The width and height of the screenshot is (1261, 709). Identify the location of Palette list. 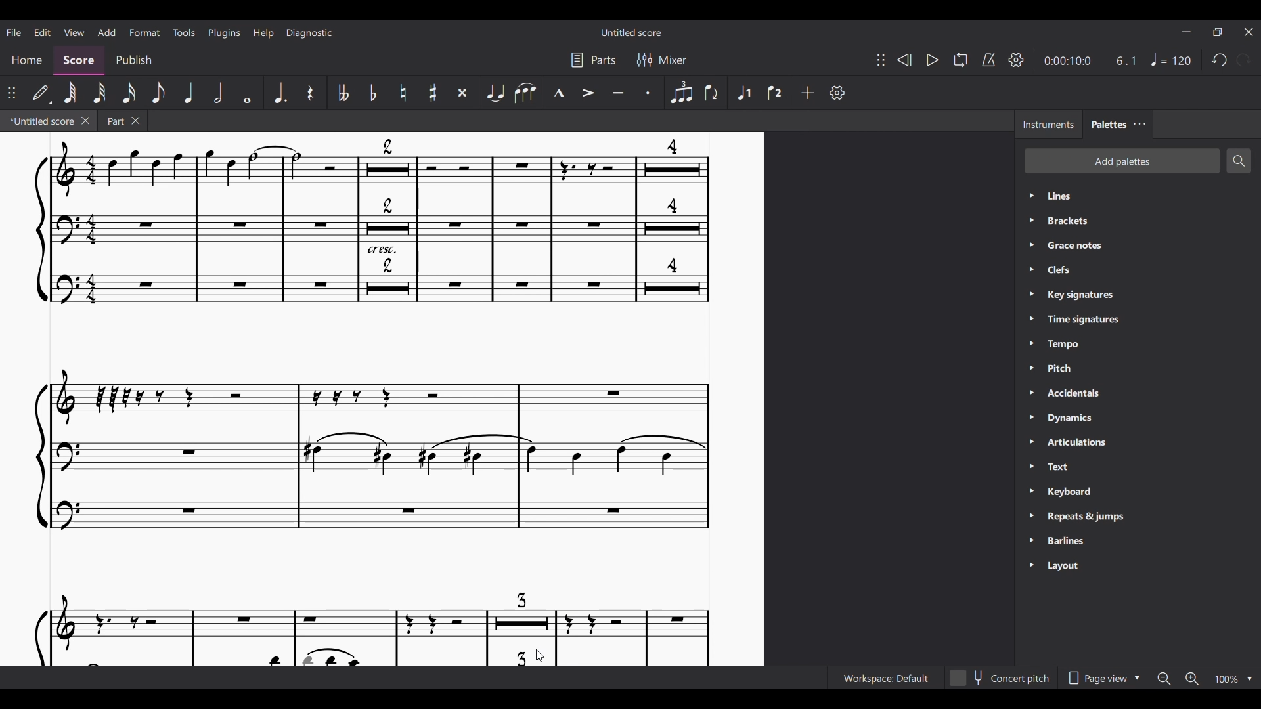
(1151, 382).